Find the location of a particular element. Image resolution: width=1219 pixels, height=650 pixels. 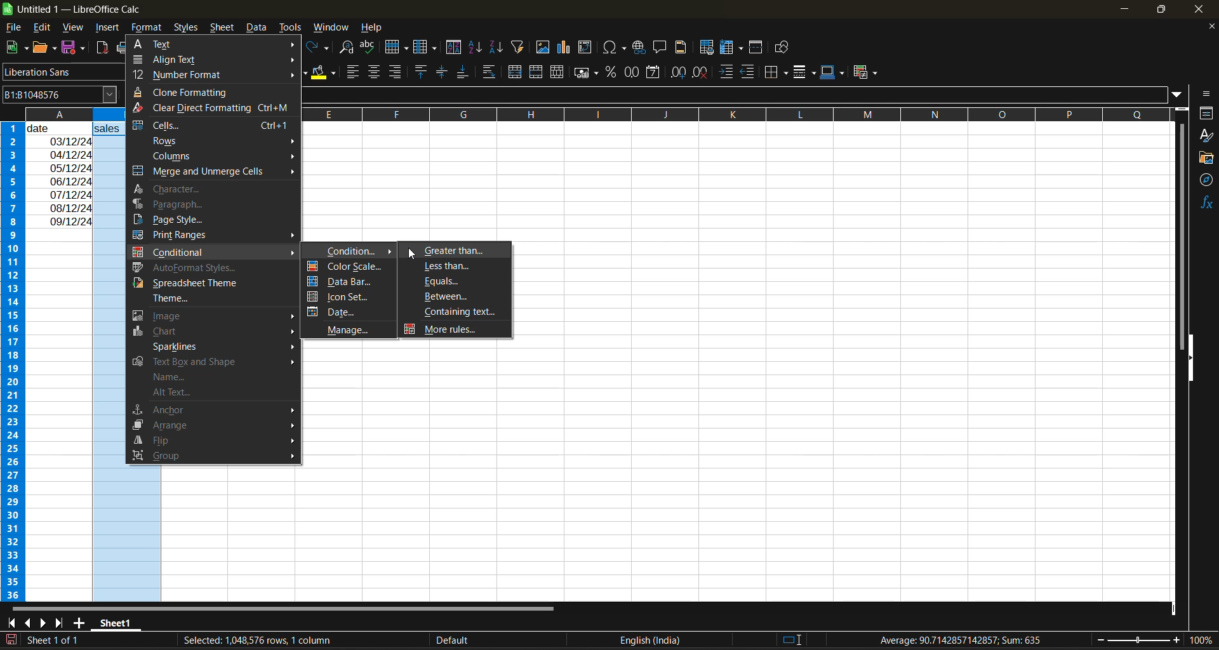

containing text is located at coordinates (458, 313).